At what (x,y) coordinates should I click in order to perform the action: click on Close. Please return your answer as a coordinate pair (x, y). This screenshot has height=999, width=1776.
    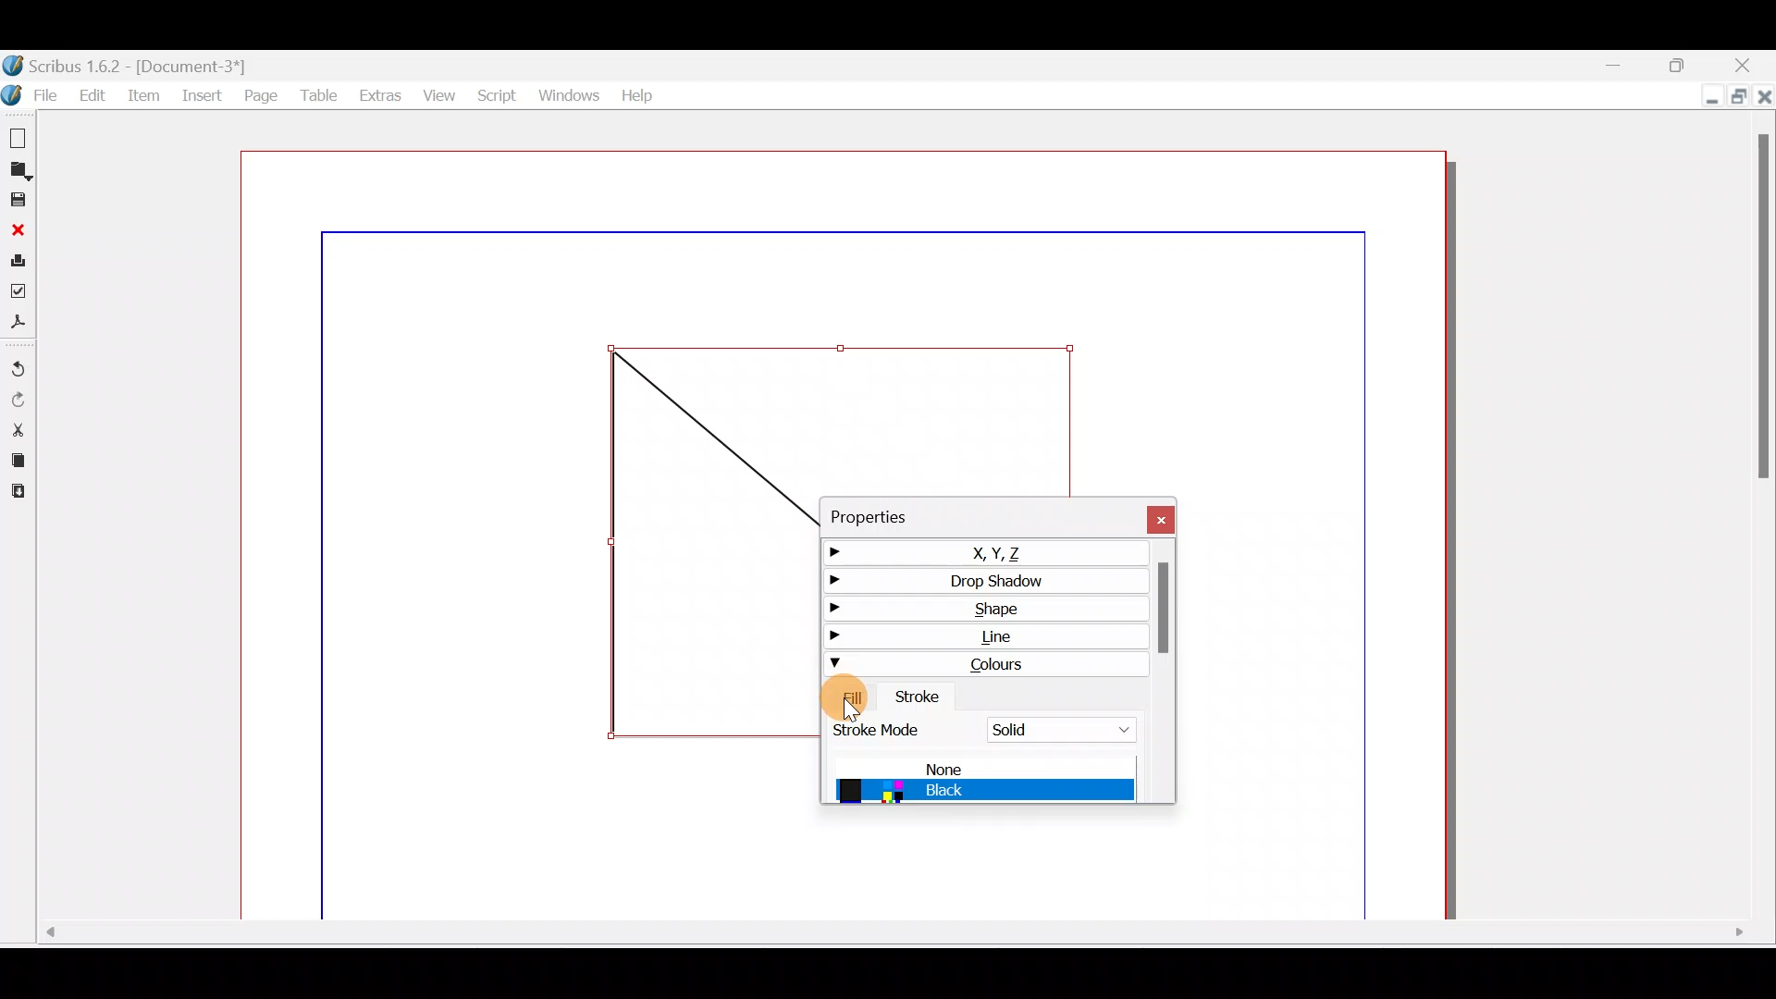
    Looking at the image, I should click on (1150, 515).